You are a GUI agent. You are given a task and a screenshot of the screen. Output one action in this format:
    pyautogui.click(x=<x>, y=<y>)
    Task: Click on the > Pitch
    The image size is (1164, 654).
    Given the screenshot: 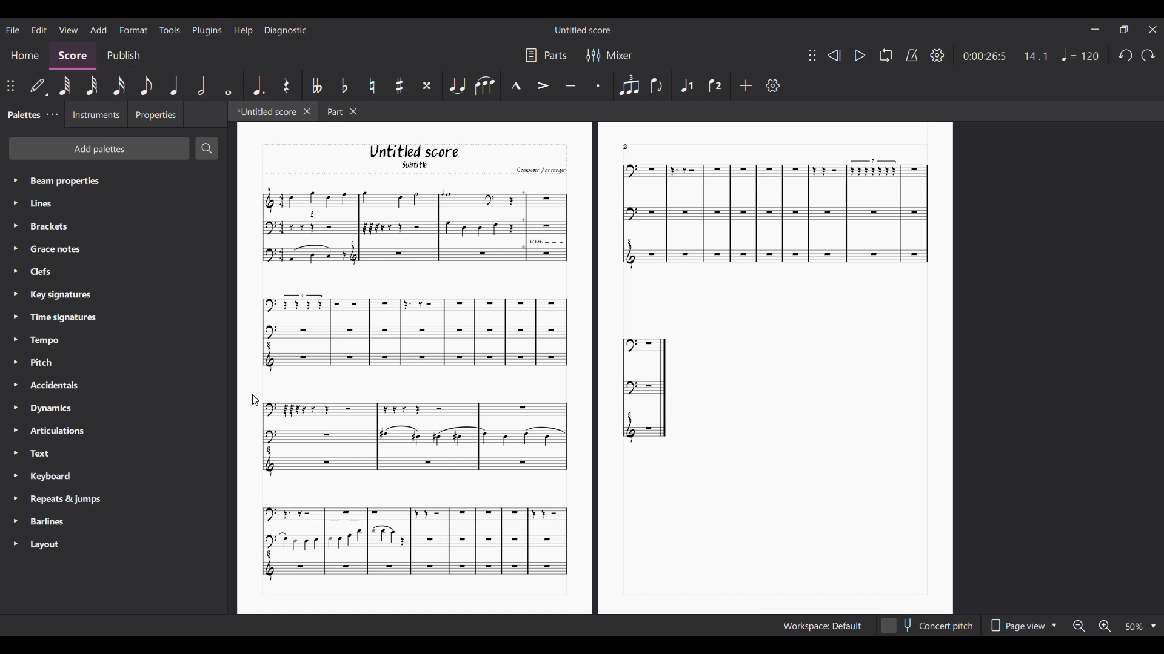 What is the action you would take?
    pyautogui.click(x=41, y=365)
    